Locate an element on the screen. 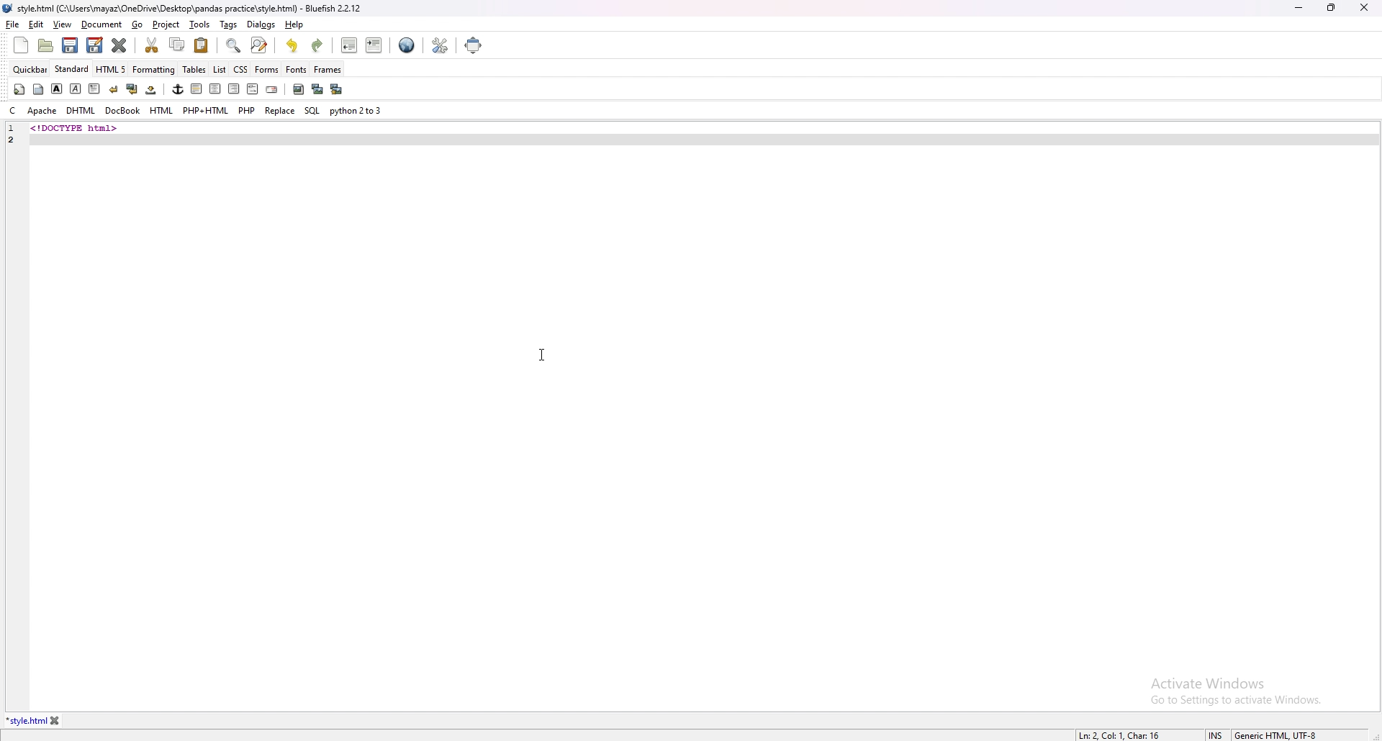 The width and height of the screenshot is (1382, 741). open is located at coordinates (48, 45).